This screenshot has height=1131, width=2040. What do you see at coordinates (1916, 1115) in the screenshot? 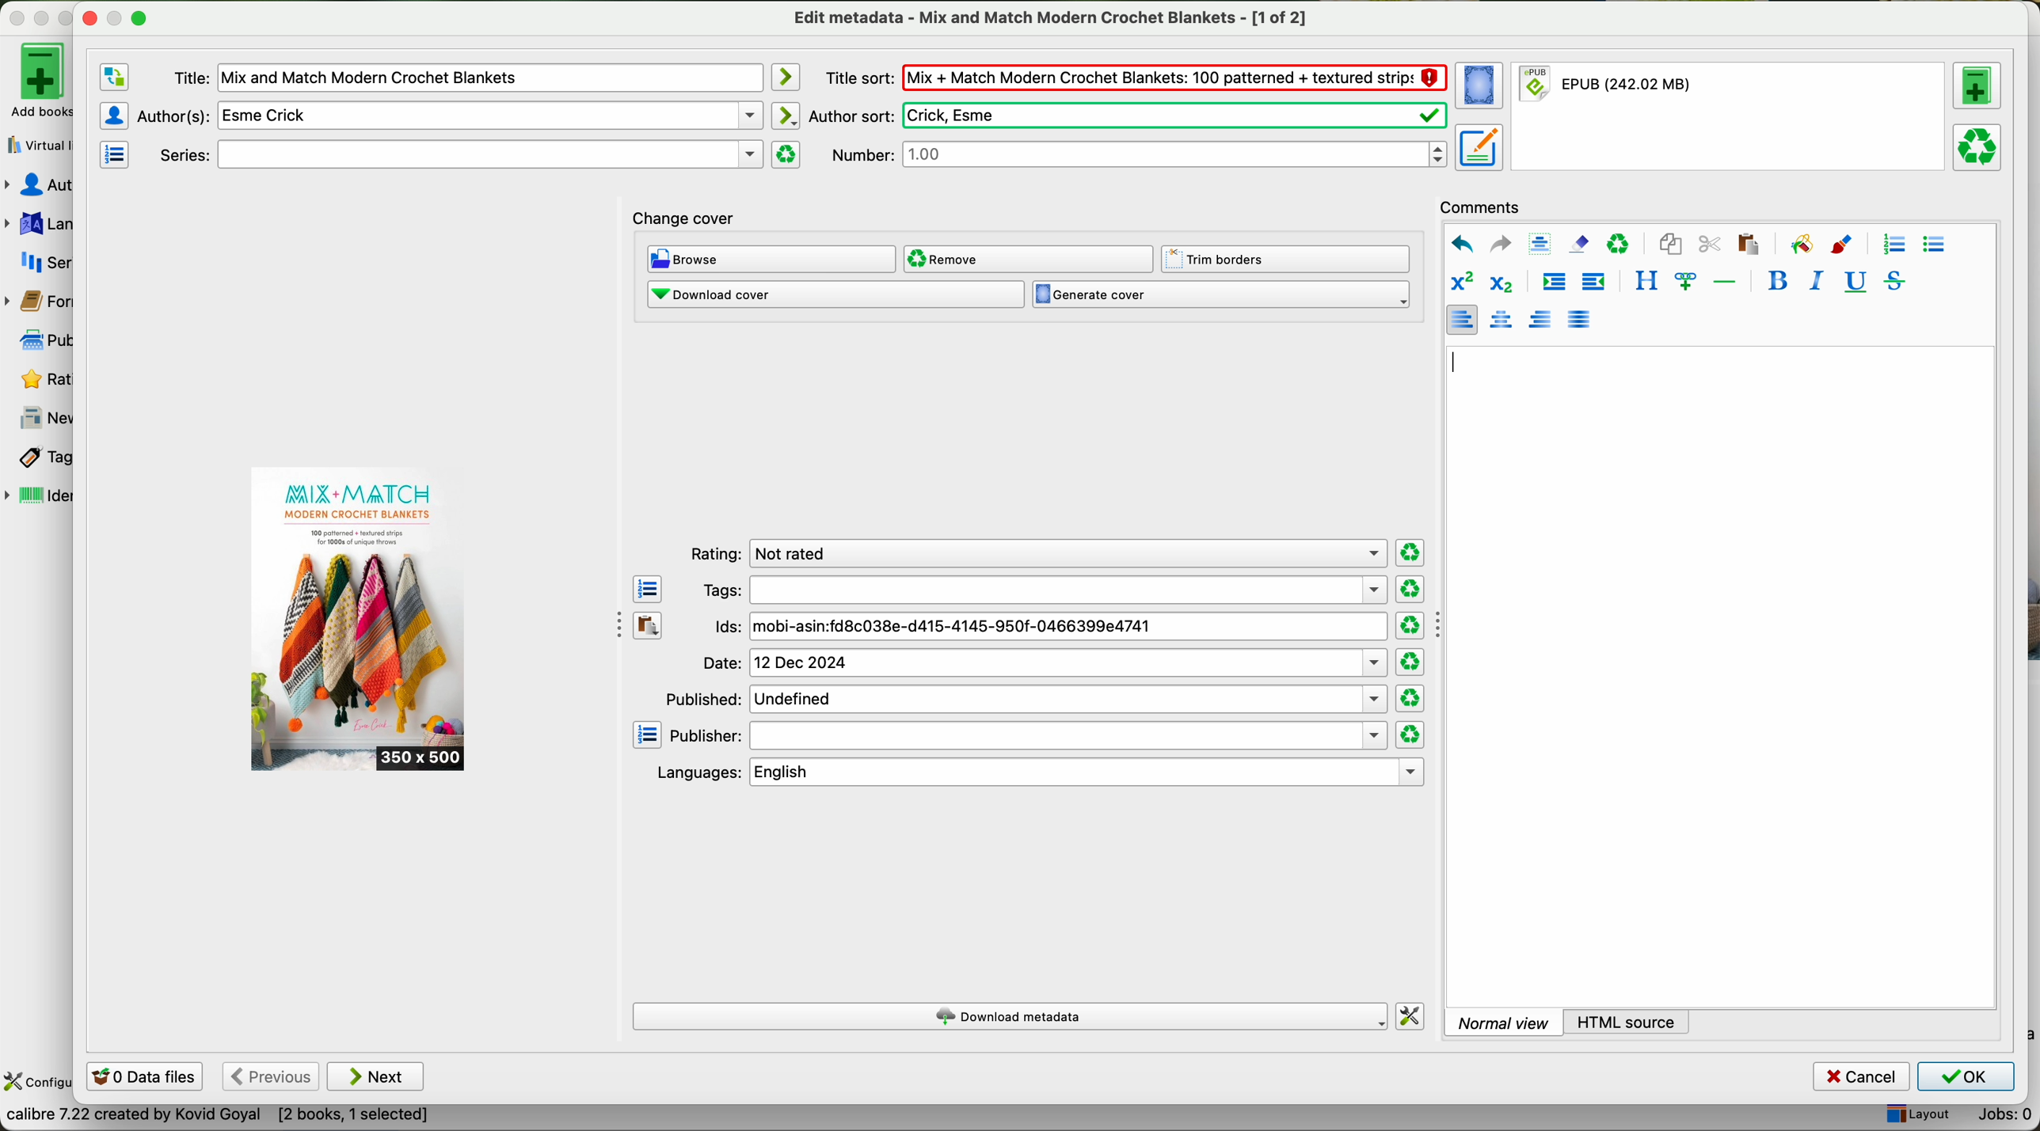
I see `layout` at bounding box center [1916, 1115].